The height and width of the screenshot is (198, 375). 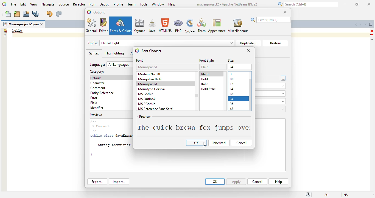 I want to click on character, so click(x=97, y=83).